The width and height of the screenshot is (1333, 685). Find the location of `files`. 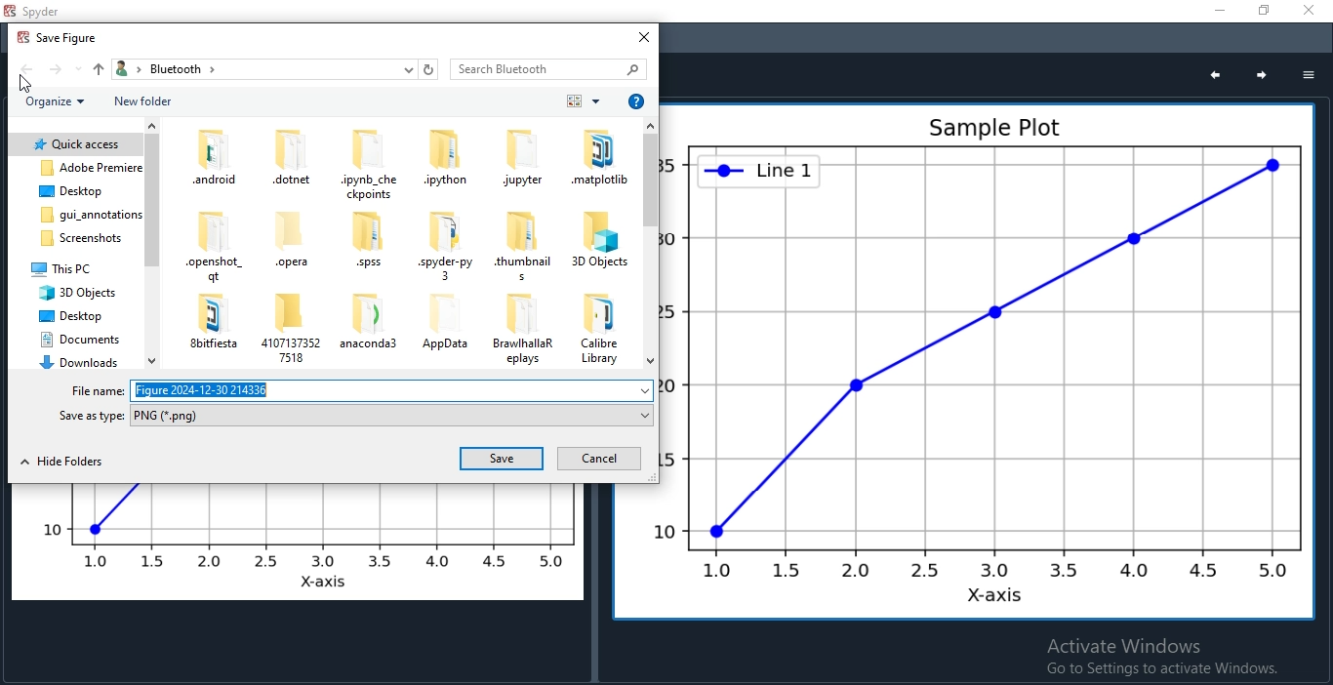

files is located at coordinates (214, 156).